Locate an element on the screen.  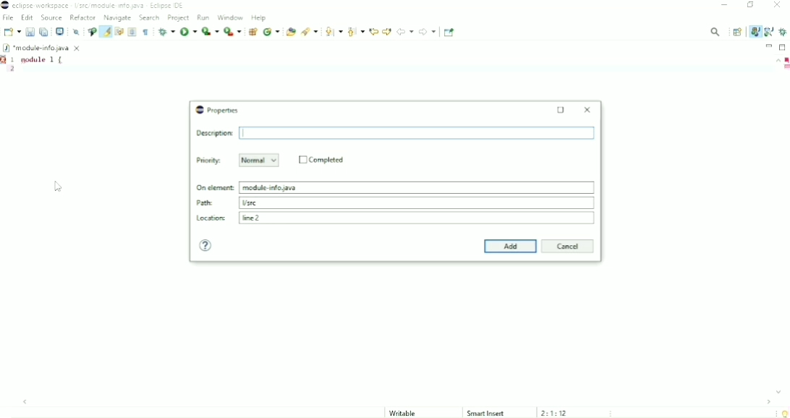
Close is located at coordinates (778, 6).